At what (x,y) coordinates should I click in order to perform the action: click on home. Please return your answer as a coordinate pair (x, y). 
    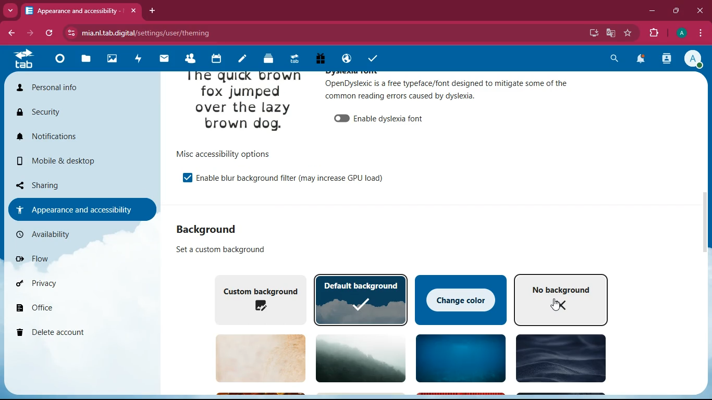
    Looking at the image, I should click on (58, 62).